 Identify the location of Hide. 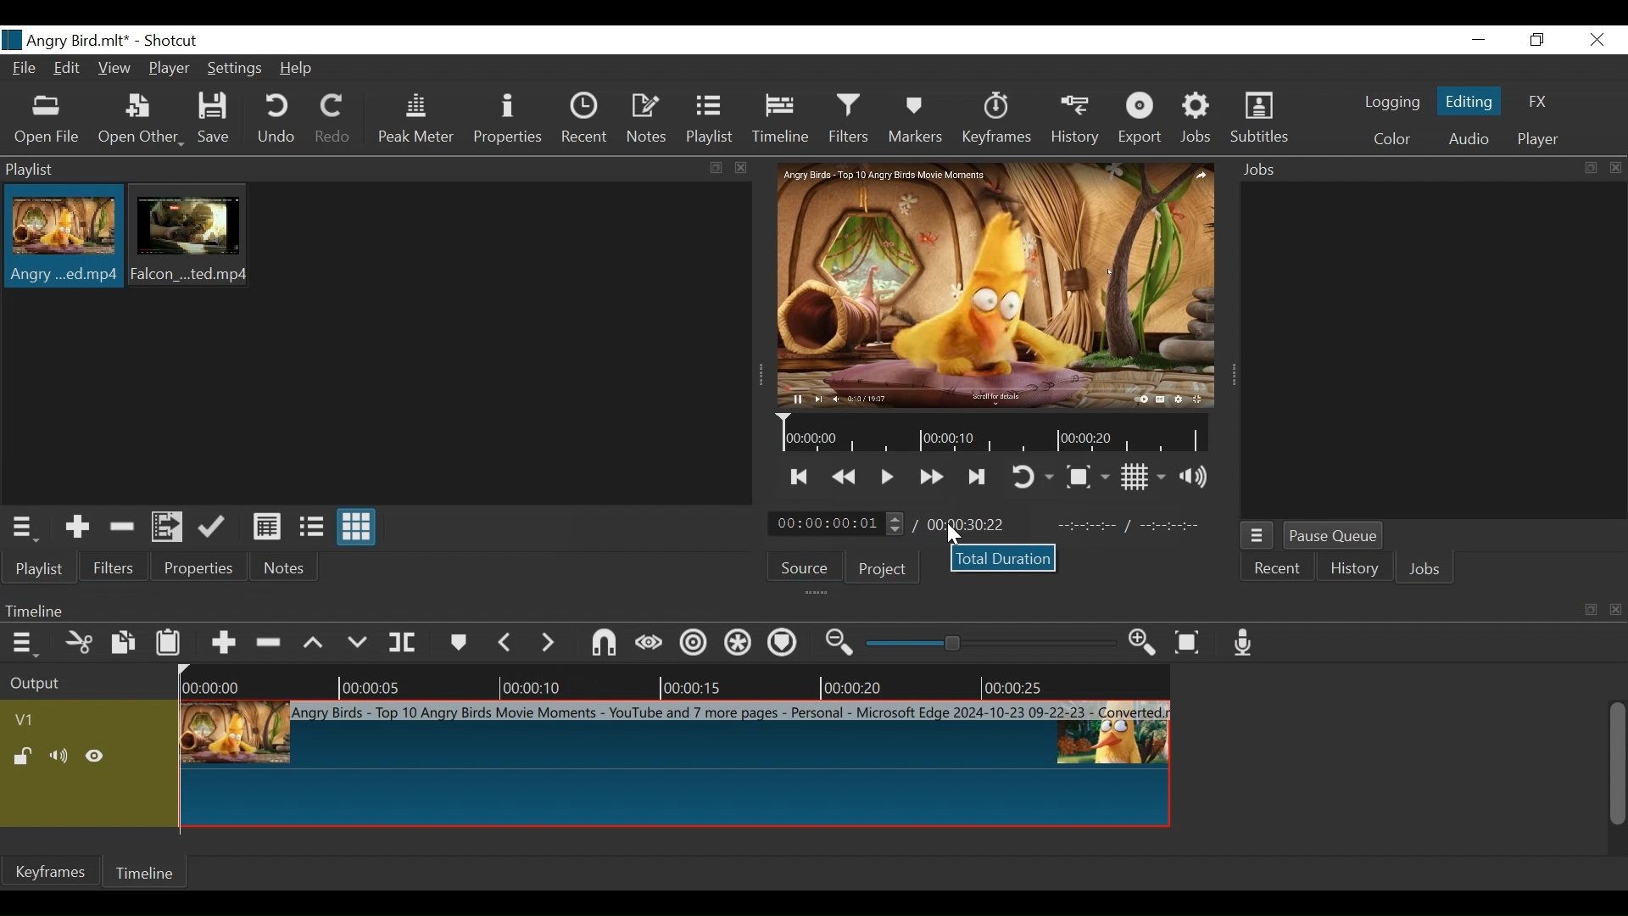
(101, 757).